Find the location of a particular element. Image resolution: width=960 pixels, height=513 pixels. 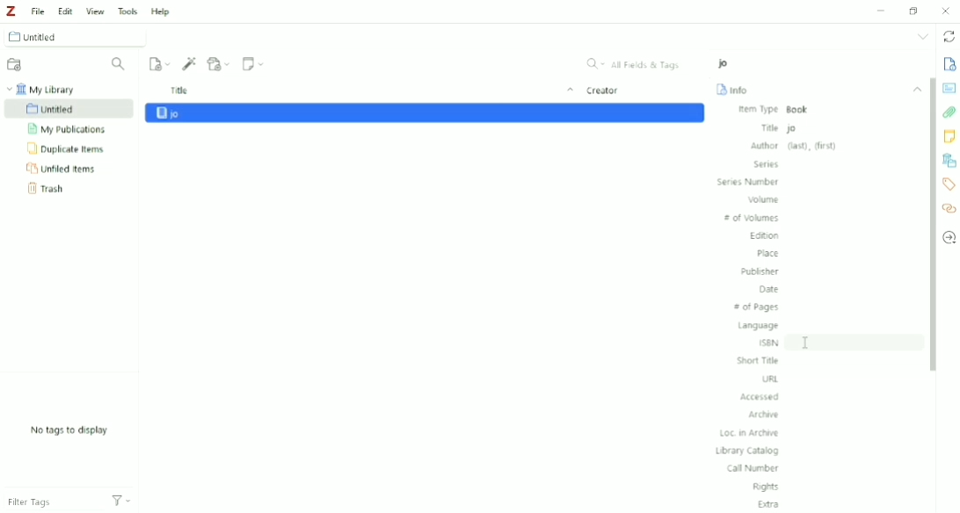

My Library is located at coordinates (48, 89).